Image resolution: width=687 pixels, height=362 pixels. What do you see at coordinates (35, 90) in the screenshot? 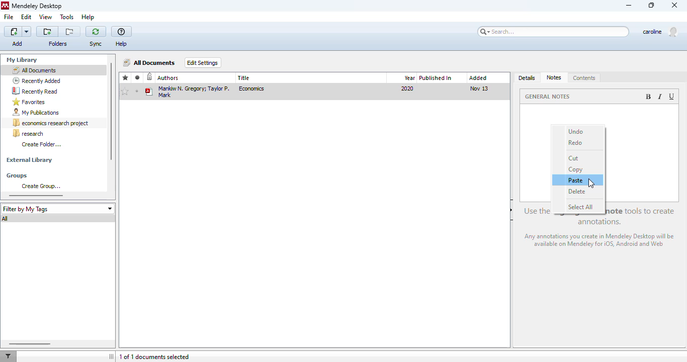
I see `recently read` at bounding box center [35, 90].